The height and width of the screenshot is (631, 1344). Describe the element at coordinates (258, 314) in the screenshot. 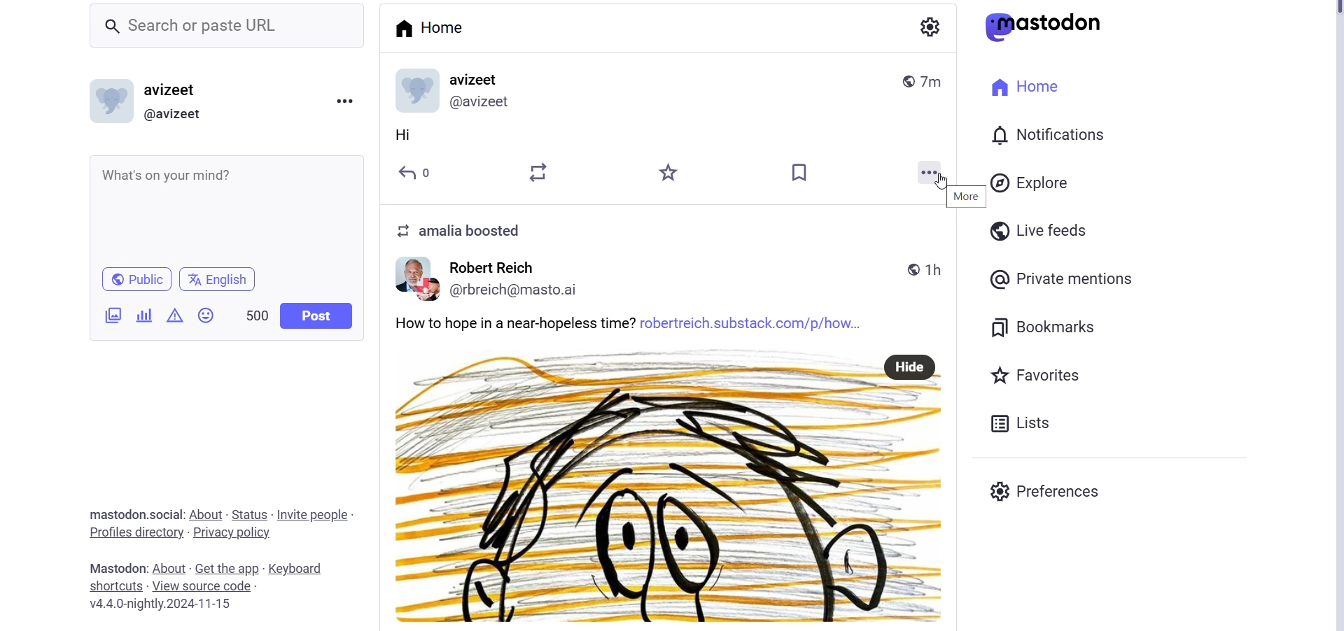

I see `Word Limit` at that location.